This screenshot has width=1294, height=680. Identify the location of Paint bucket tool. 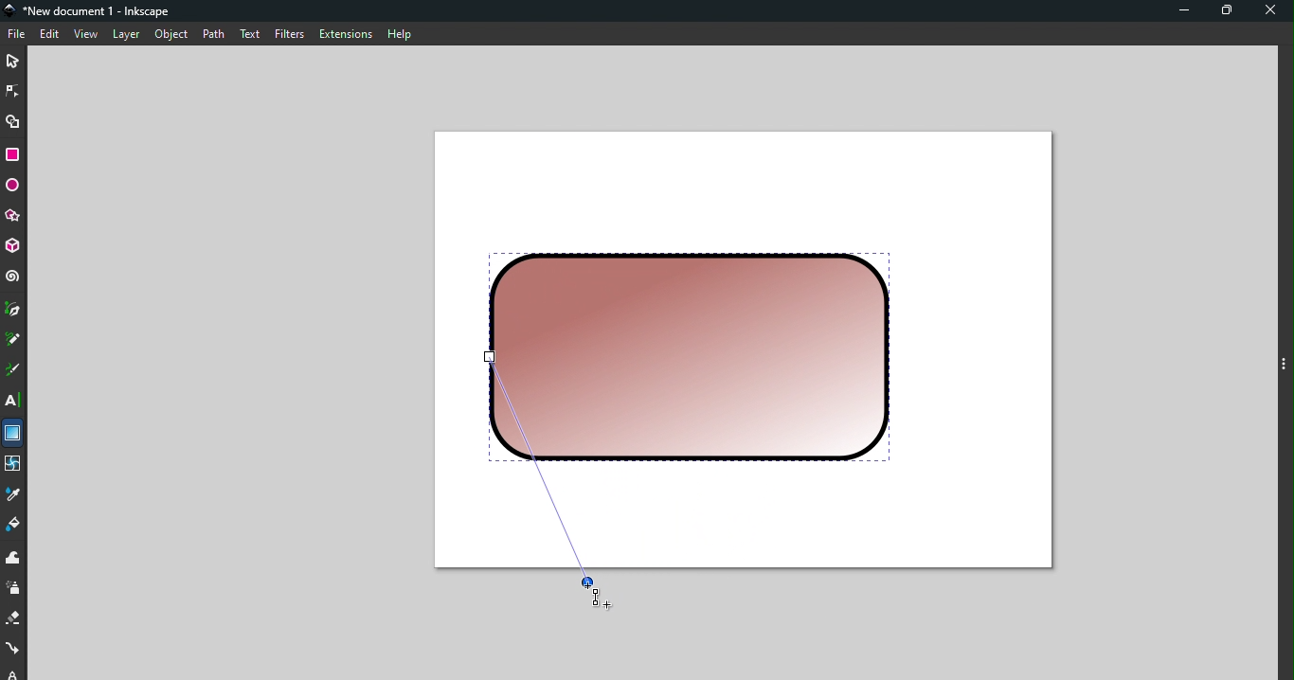
(17, 528).